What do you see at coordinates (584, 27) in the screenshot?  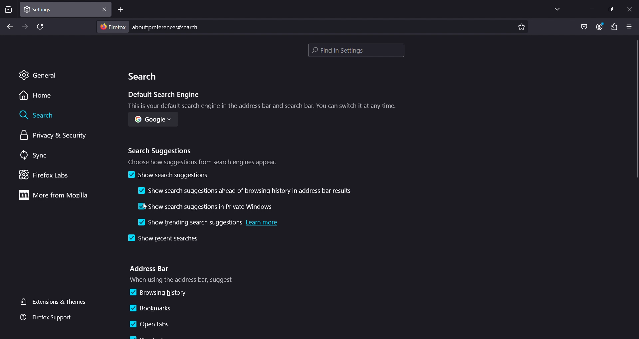 I see `save to pocker` at bounding box center [584, 27].